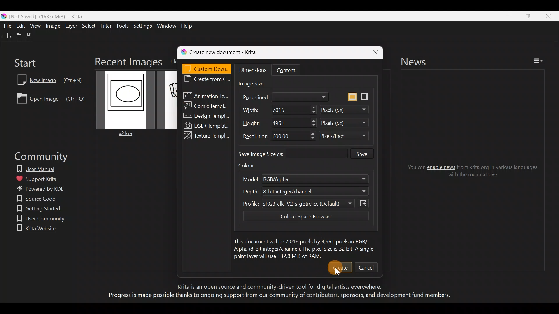 The height and width of the screenshot is (314, 559). What do you see at coordinates (282, 96) in the screenshot?
I see `Predefined` at bounding box center [282, 96].